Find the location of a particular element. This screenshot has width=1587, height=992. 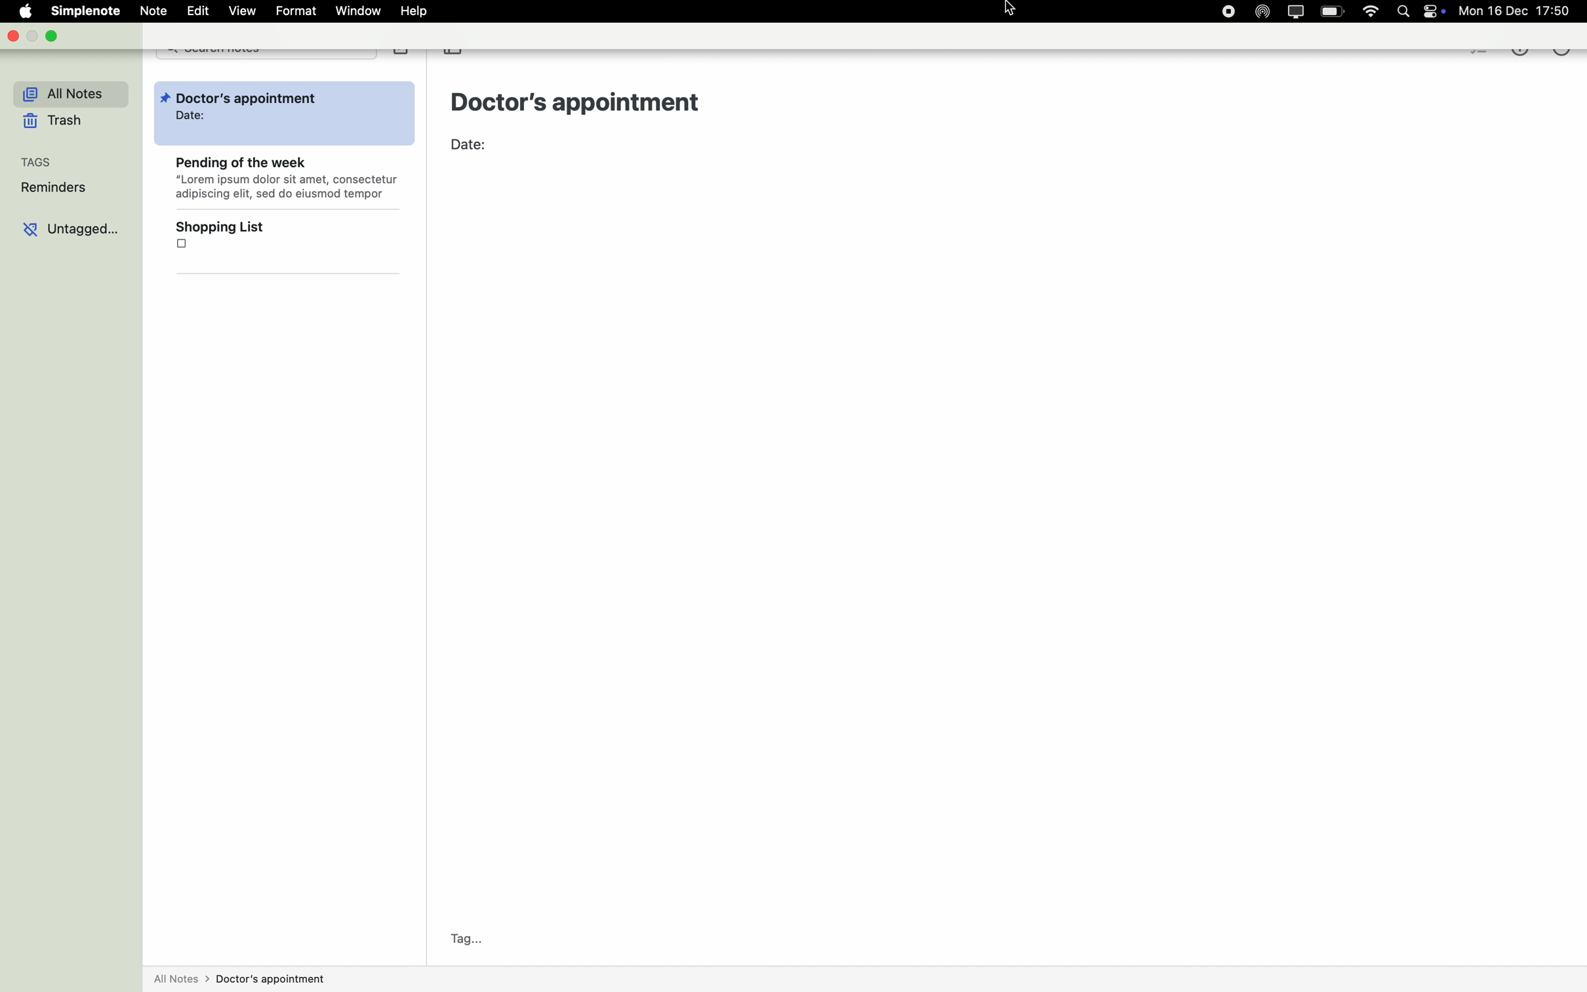

doctor's appointment pined to top is located at coordinates (283, 115).